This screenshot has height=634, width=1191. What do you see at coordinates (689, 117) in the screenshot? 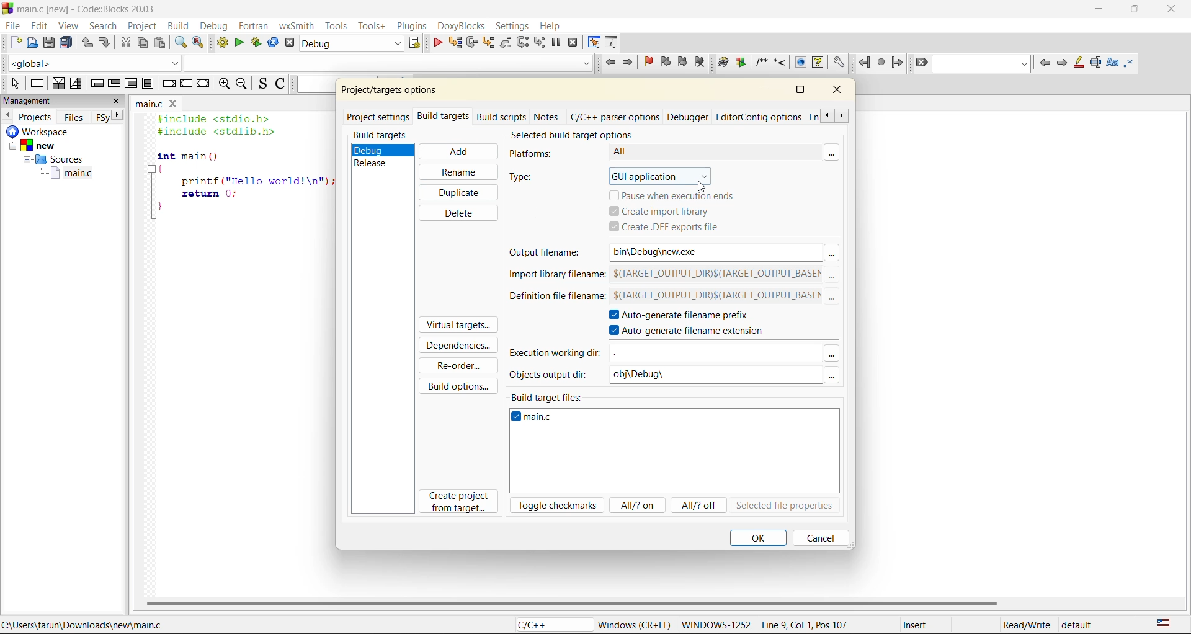
I see `debugger` at bounding box center [689, 117].